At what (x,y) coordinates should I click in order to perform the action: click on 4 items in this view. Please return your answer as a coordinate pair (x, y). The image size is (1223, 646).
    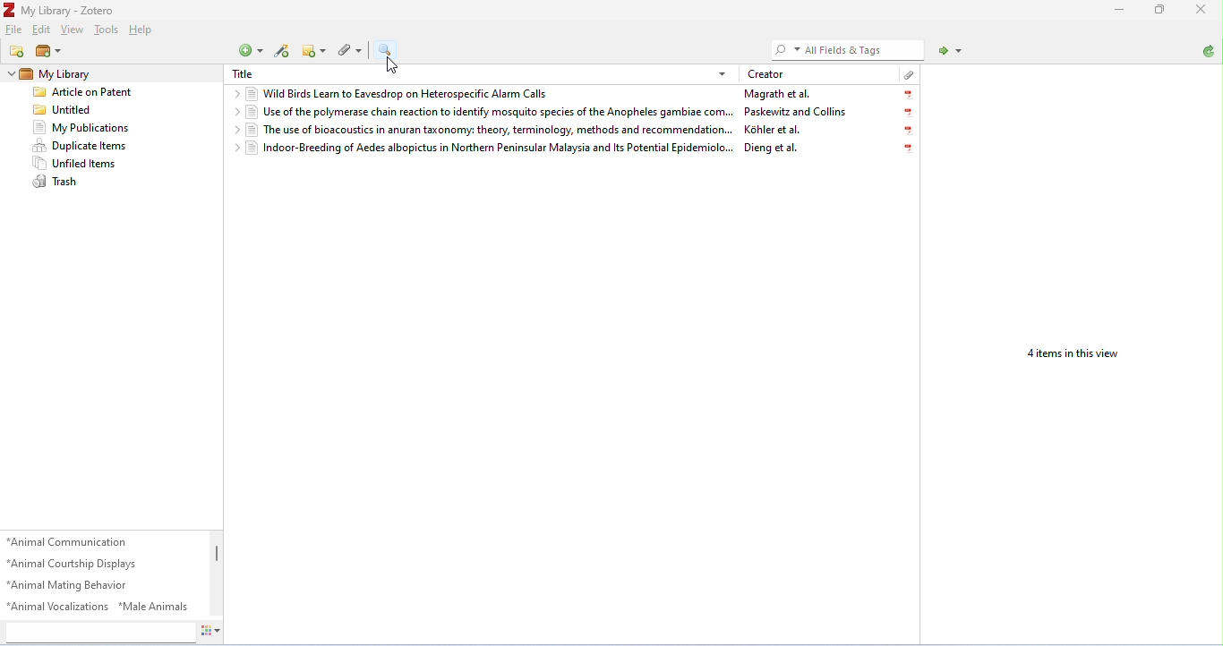
    Looking at the image, I should click on (1070, 355).